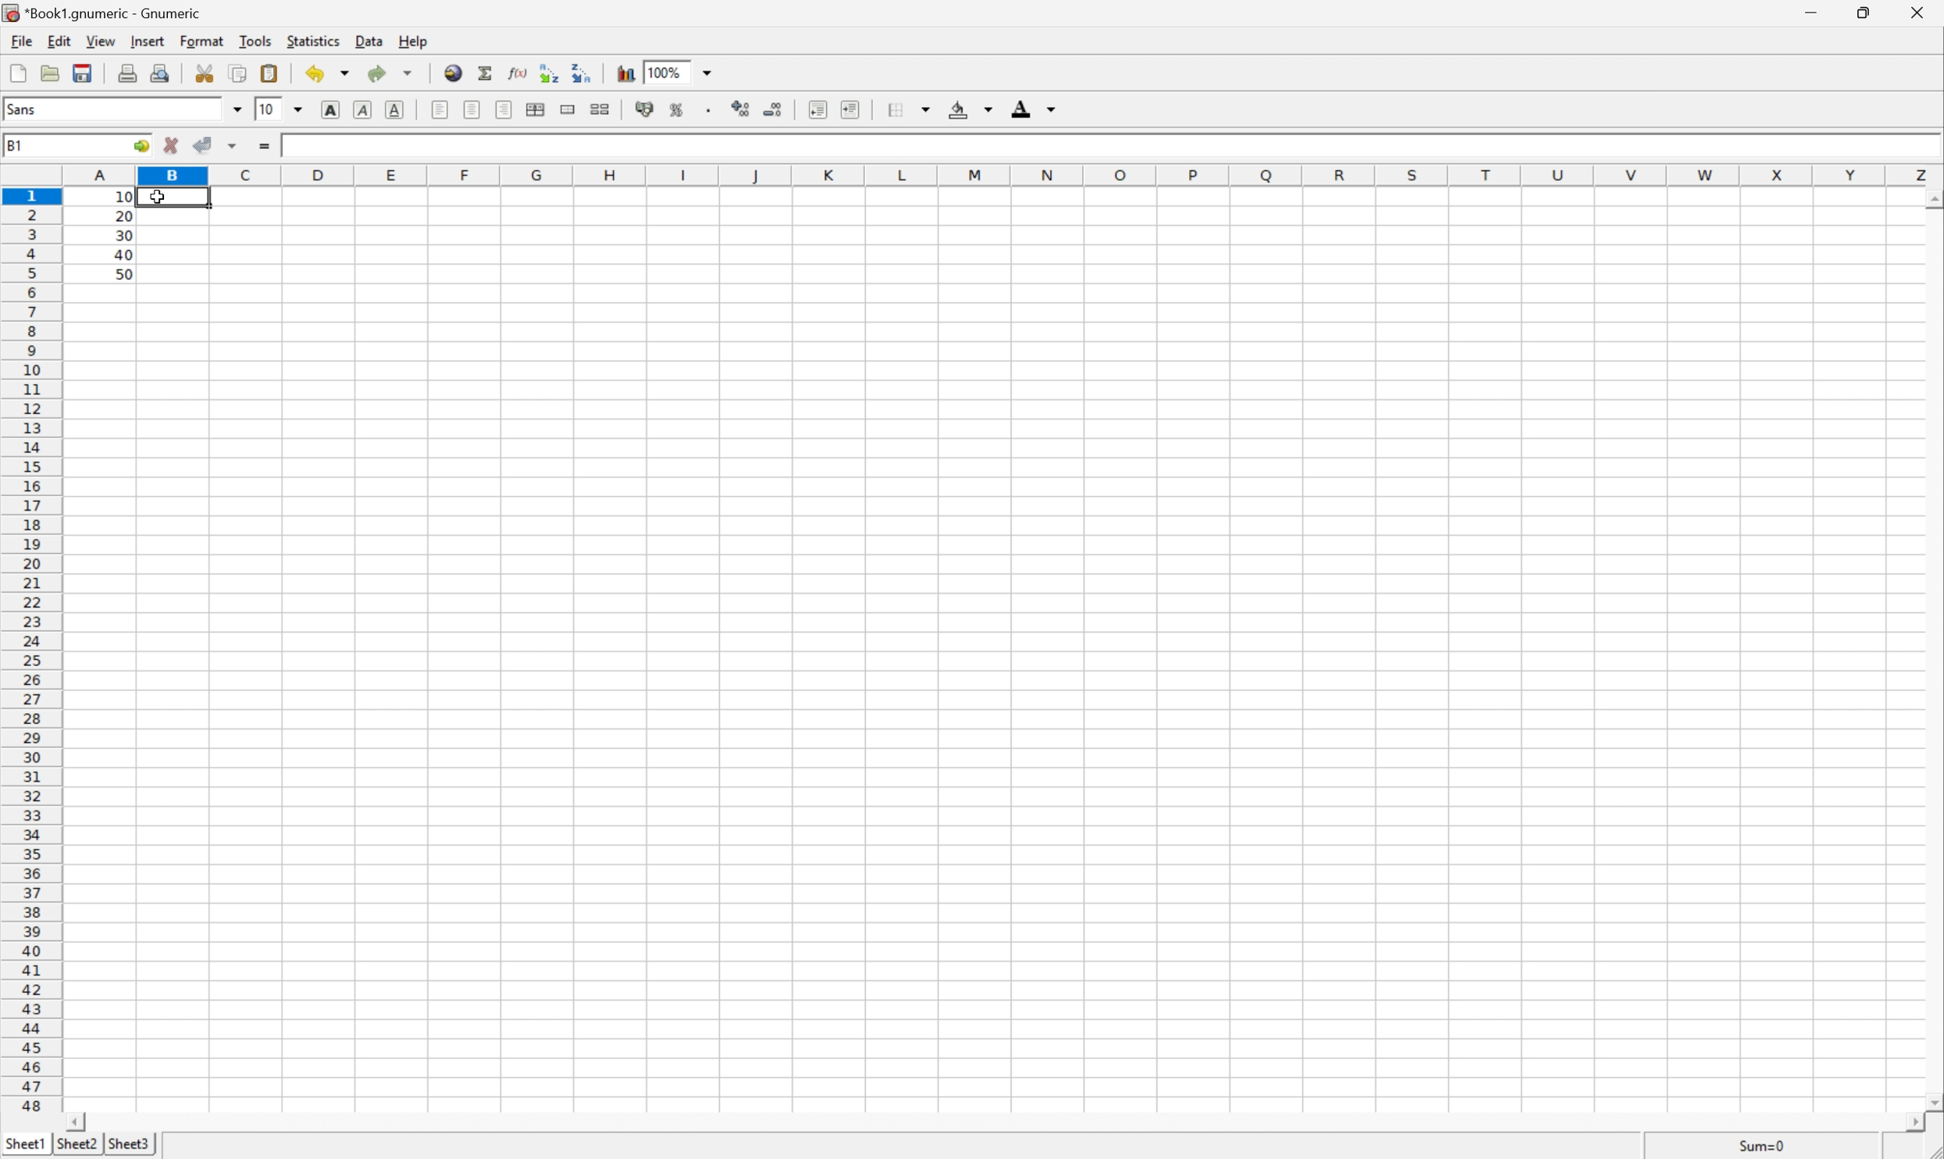 The width and height of the screenshot is (1944, 1159). I want to click on Insert chart, so click(628, 73).